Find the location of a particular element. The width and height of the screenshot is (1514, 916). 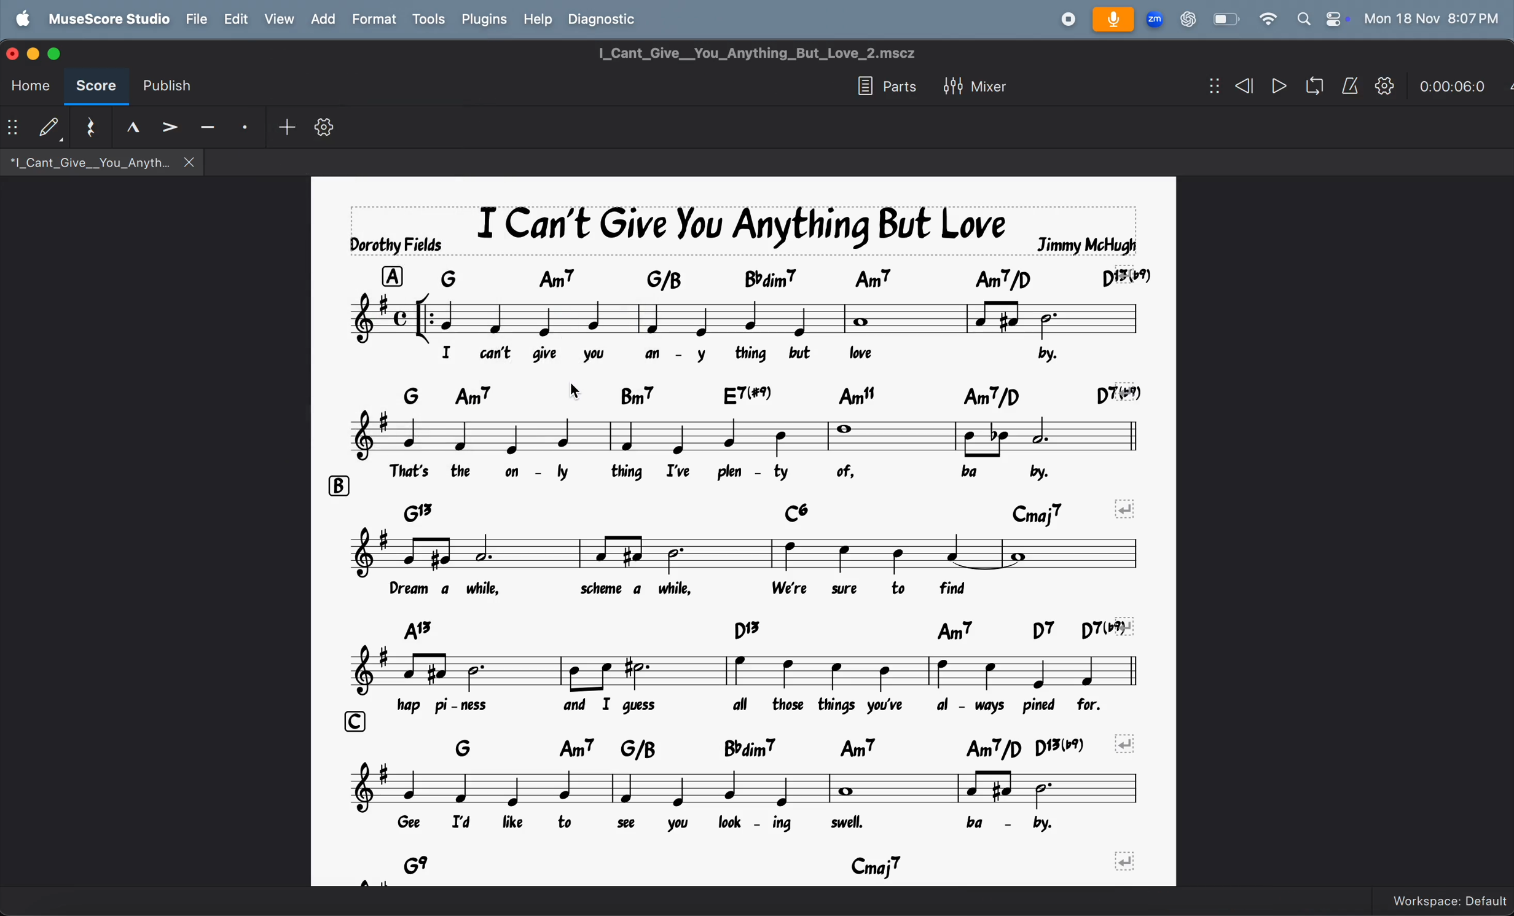

*|_Cant_Give__You_Anyth.. X is located at coordinates (100, 162).